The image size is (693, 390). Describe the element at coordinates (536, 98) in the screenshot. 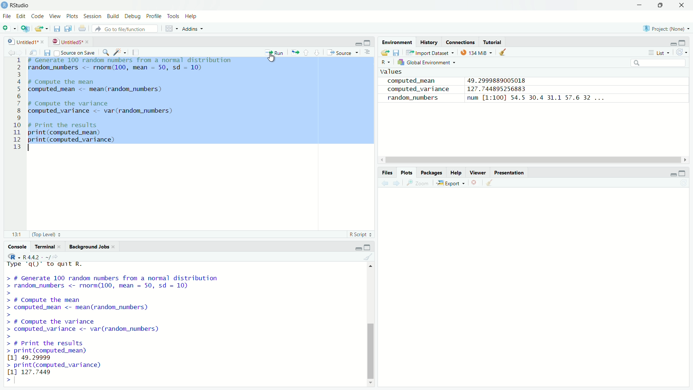

I see `num [1:100] 54.5 30.4 31.1 57.6 32 ...` at that location.